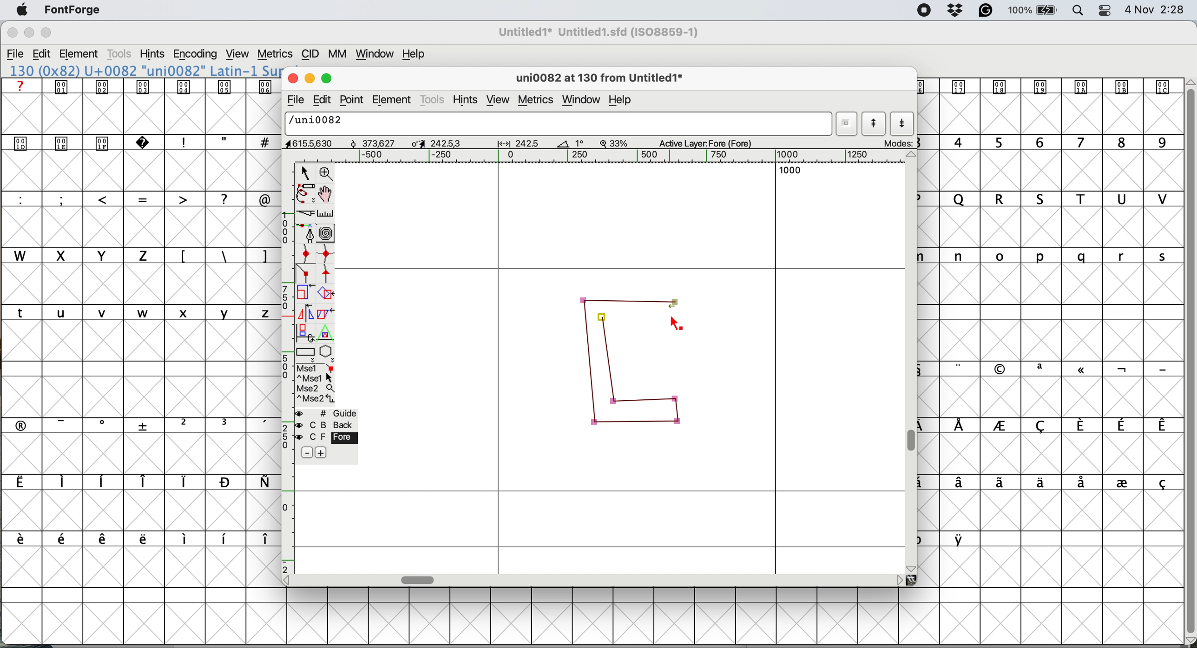 The height and width of the screenshot is (648, 1197). I want to click on control center, so click(1104, 10).